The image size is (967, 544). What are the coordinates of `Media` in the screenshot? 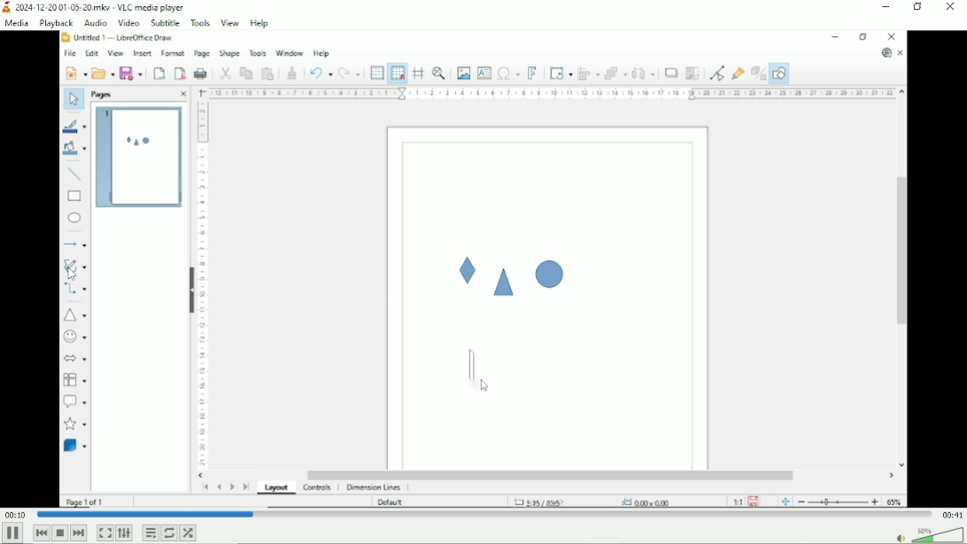 It's located at (16, 24).